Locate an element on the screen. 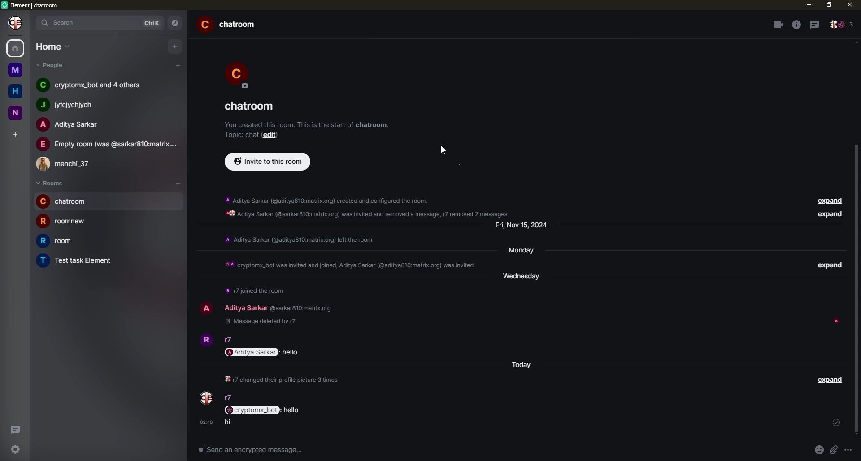 The width and height of the screenshot is (861, 461). topic is located at coordinates (242, 136).